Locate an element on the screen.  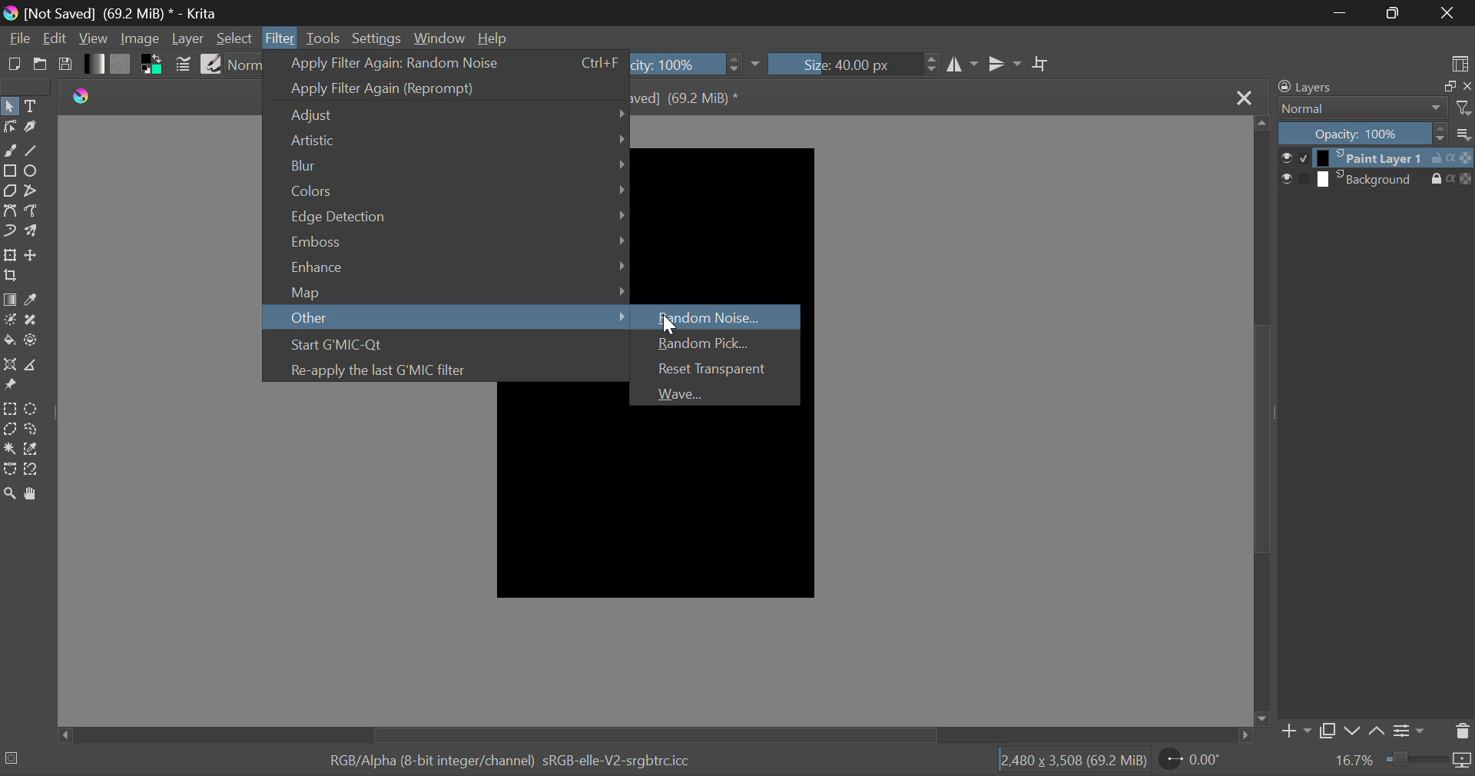
Circular Selection is located at coordinates (34, 409).